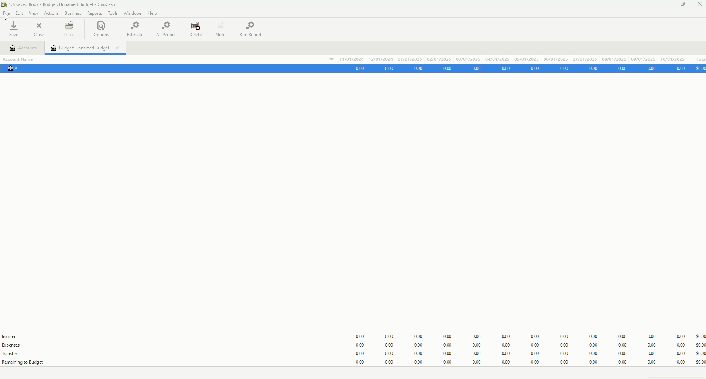 The width and height of the screenshot is (706, 379). Describe the element at coordinates (93, 13) in the screenshot. I see `Reports` at that location.